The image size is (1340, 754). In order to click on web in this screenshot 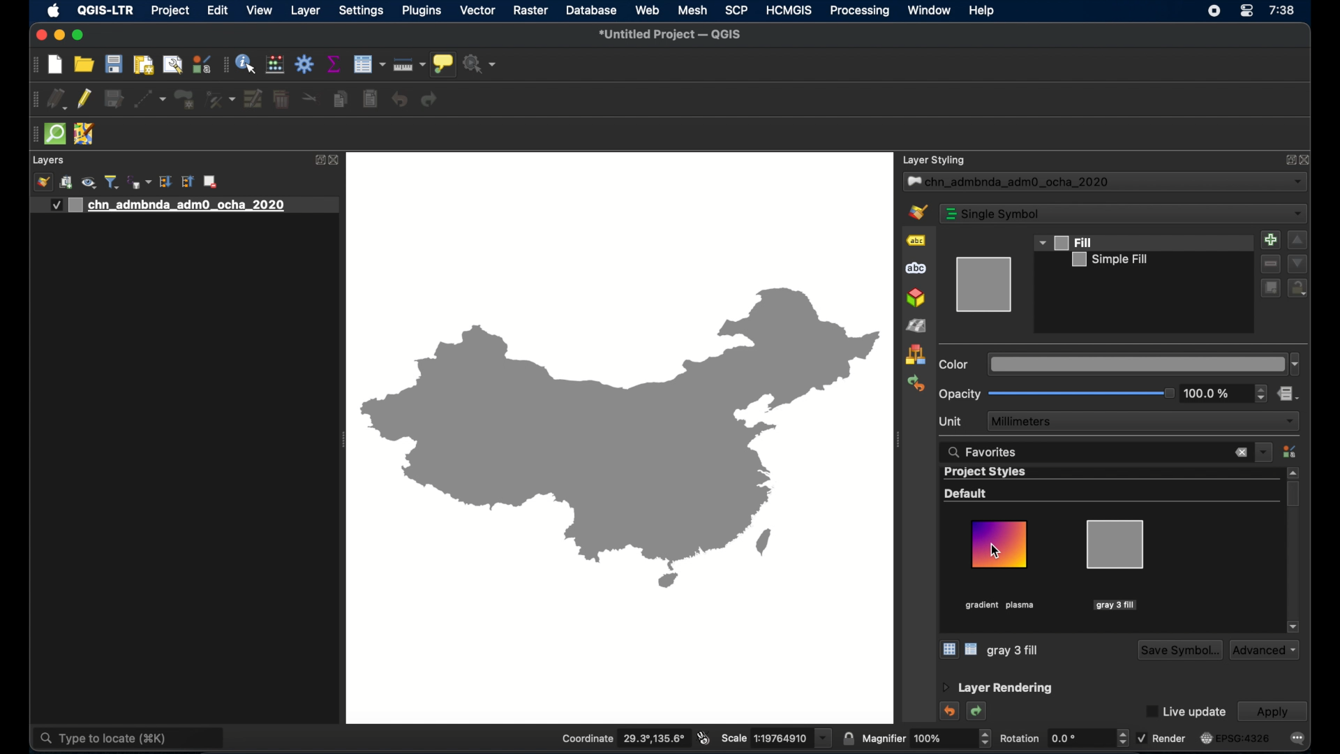, I will do `click(648, 10)`.